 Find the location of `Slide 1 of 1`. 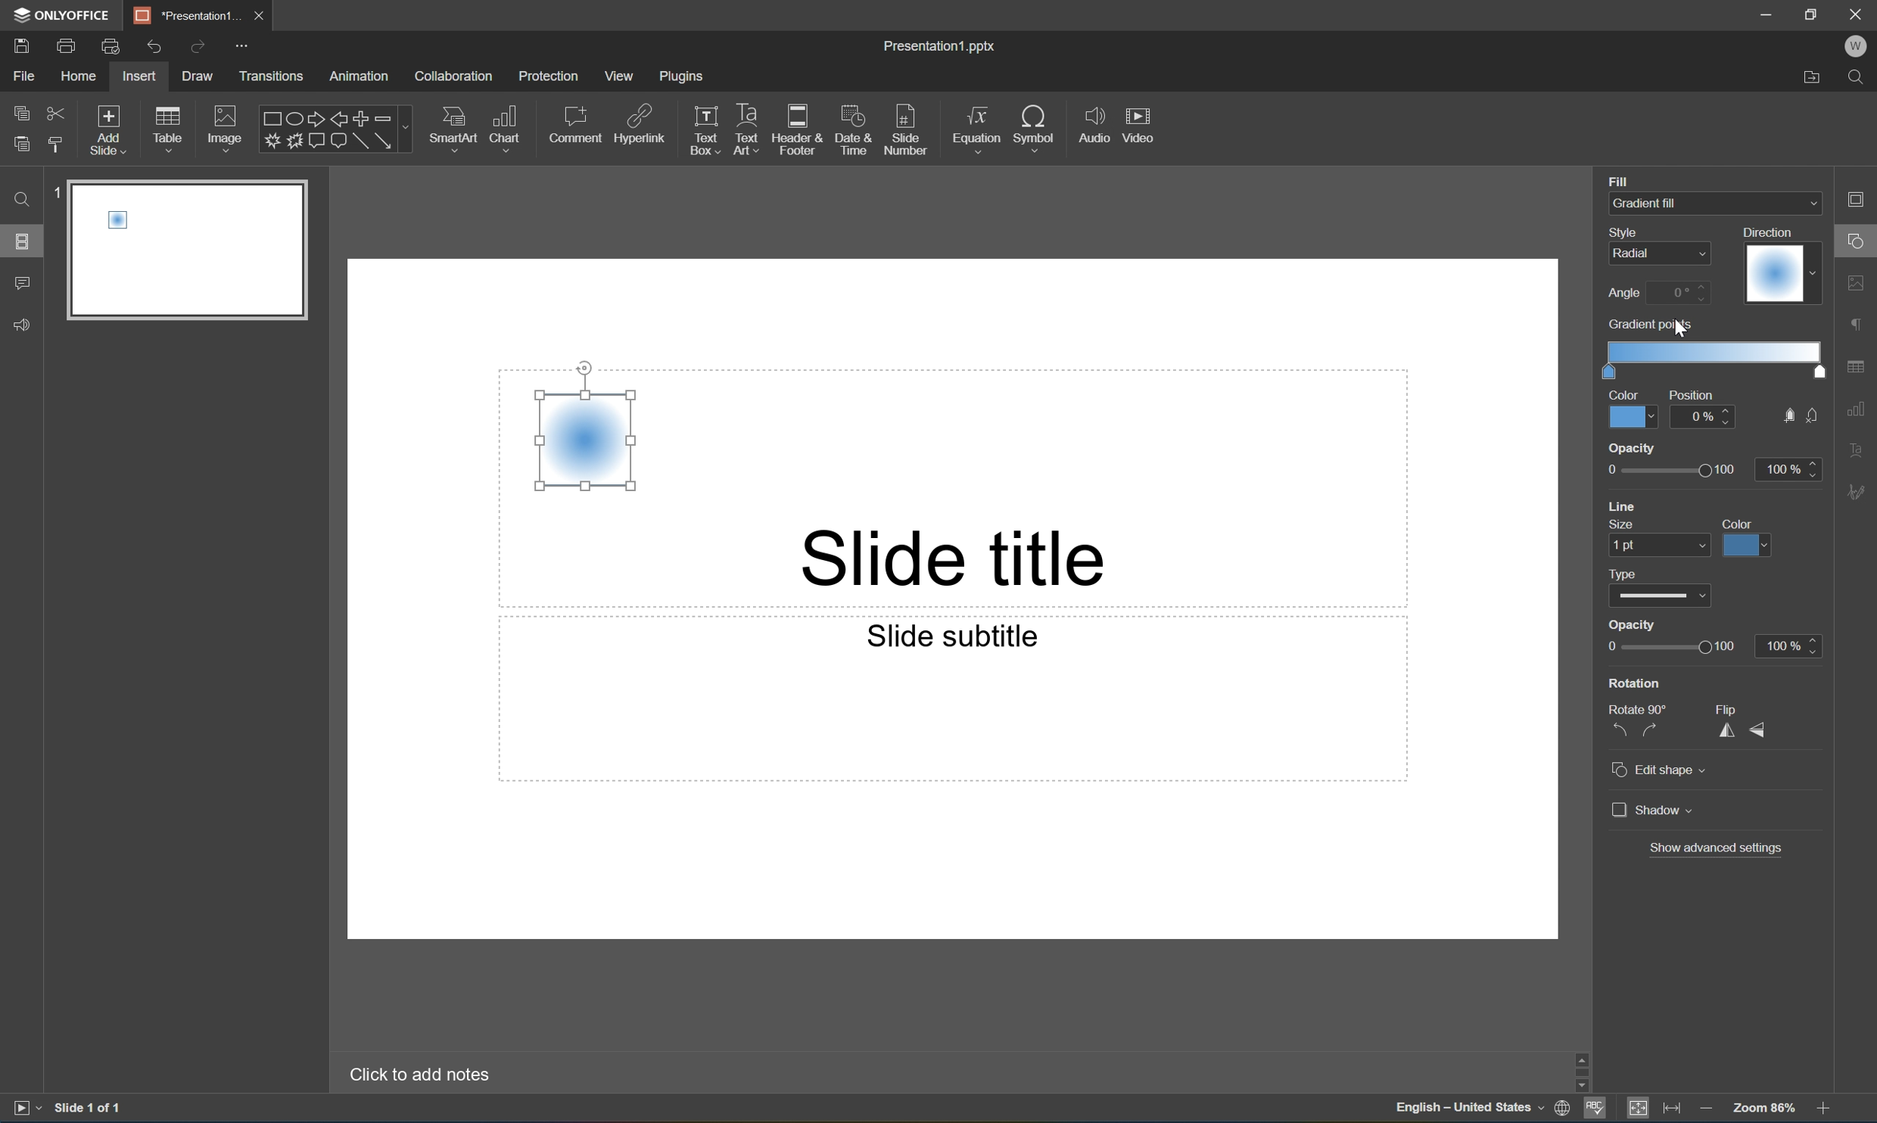

Slide 1 of 1 is located at coordinates (89, 1106).